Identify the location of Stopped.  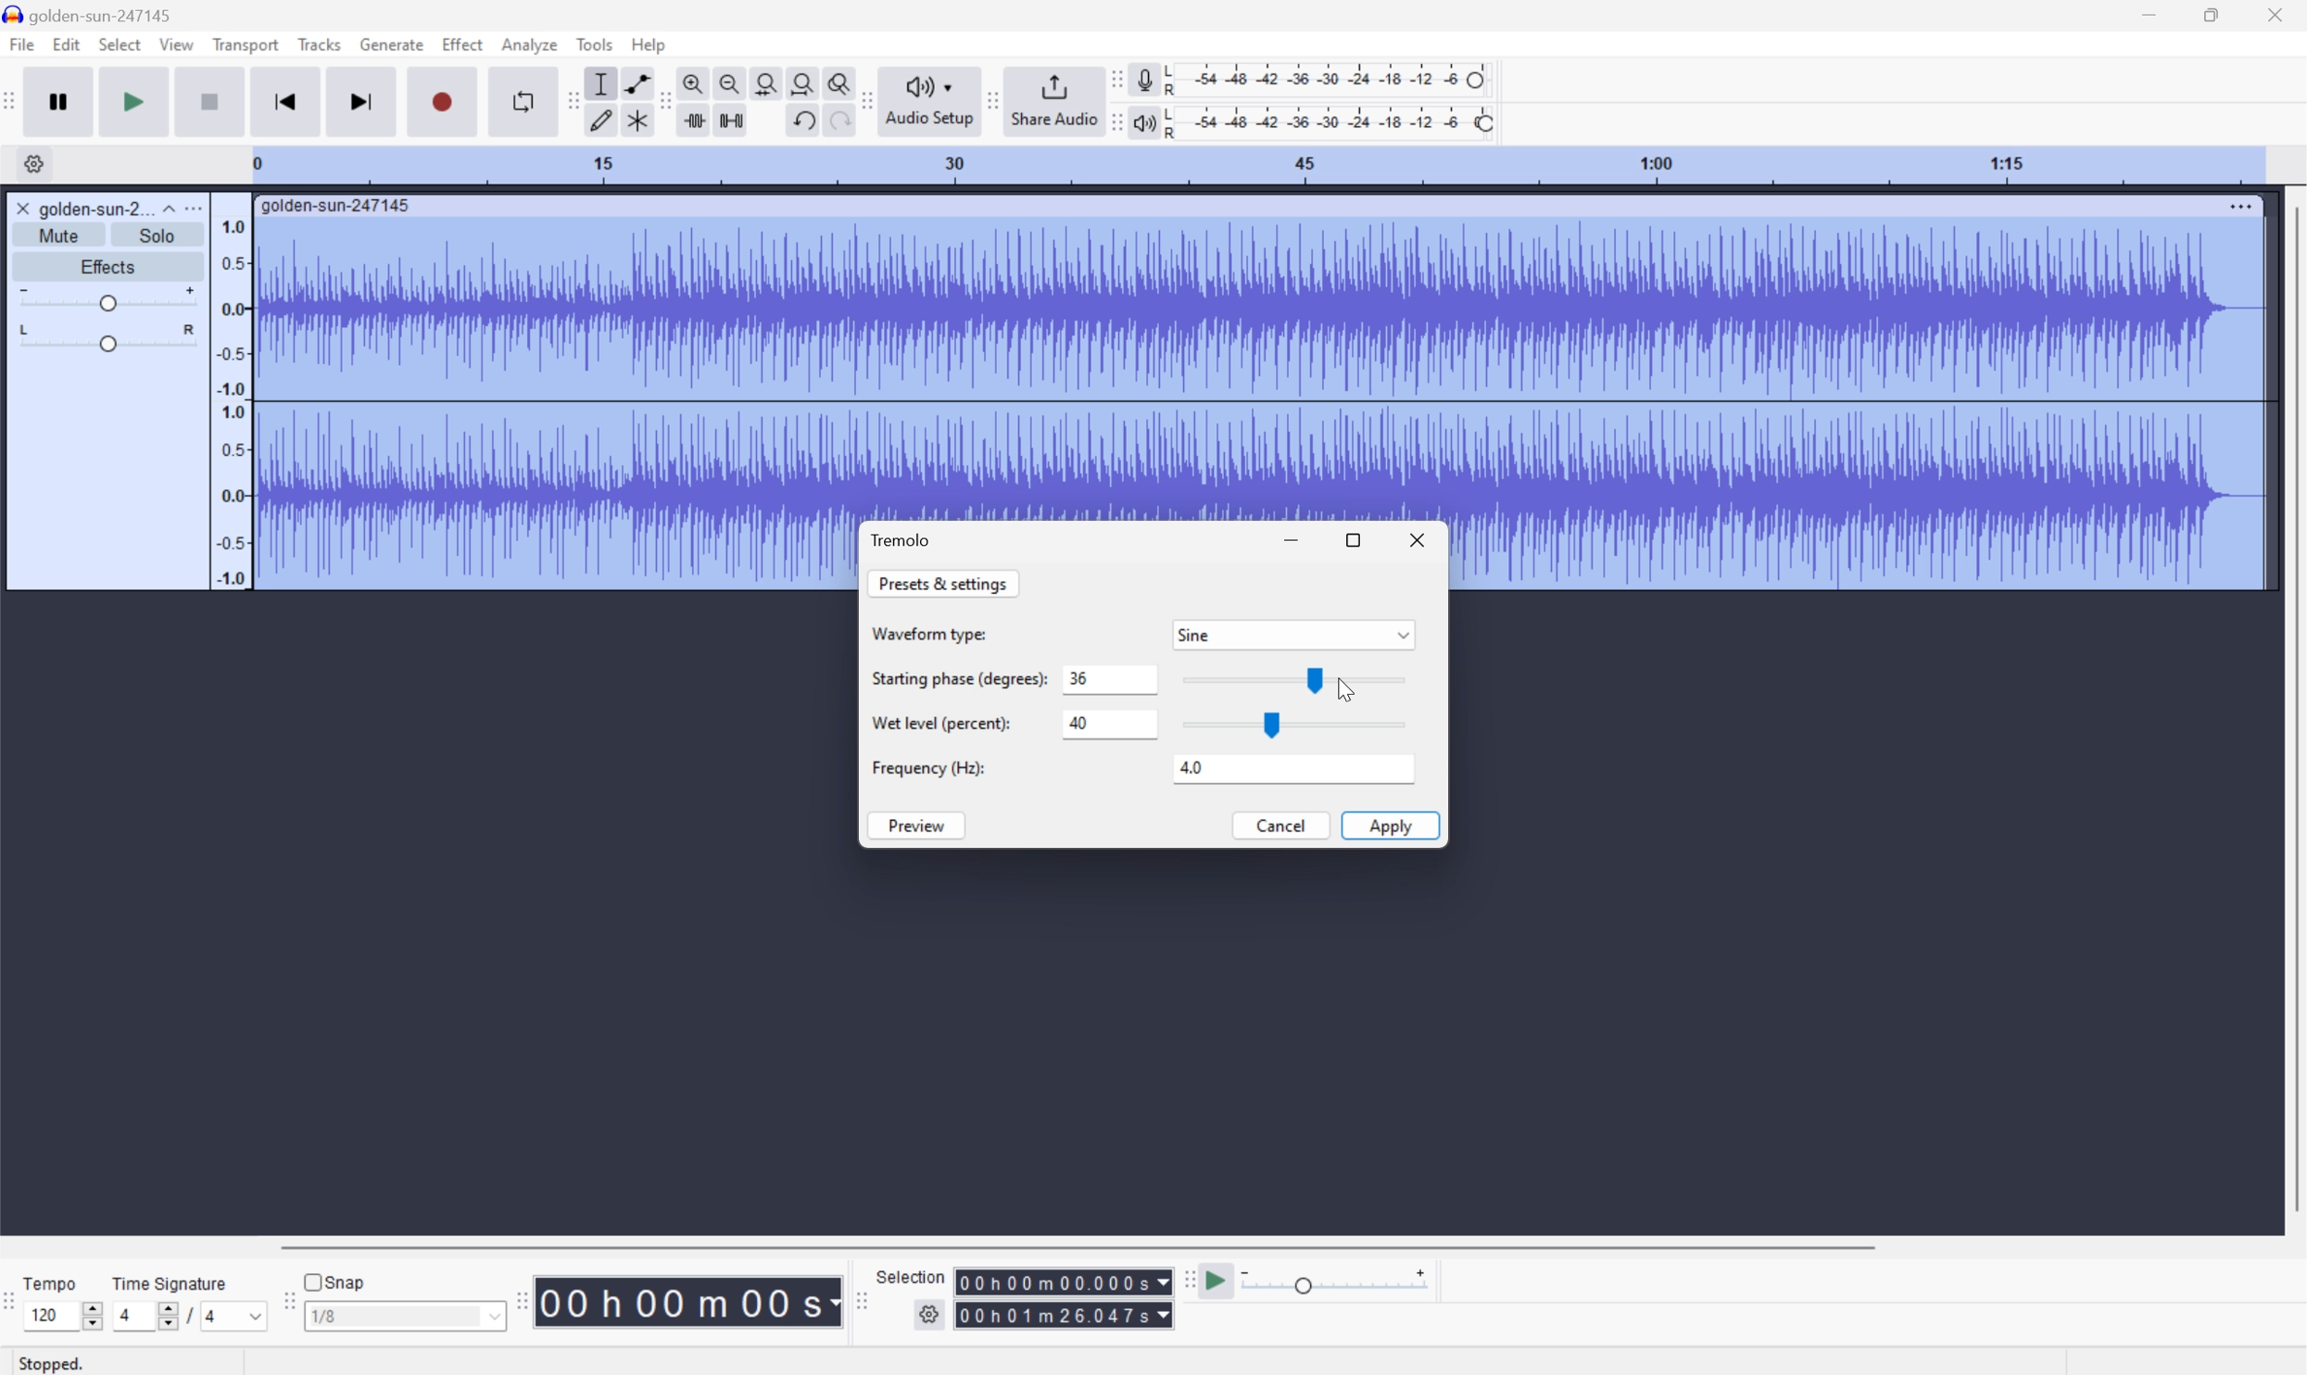
(52, 1364).